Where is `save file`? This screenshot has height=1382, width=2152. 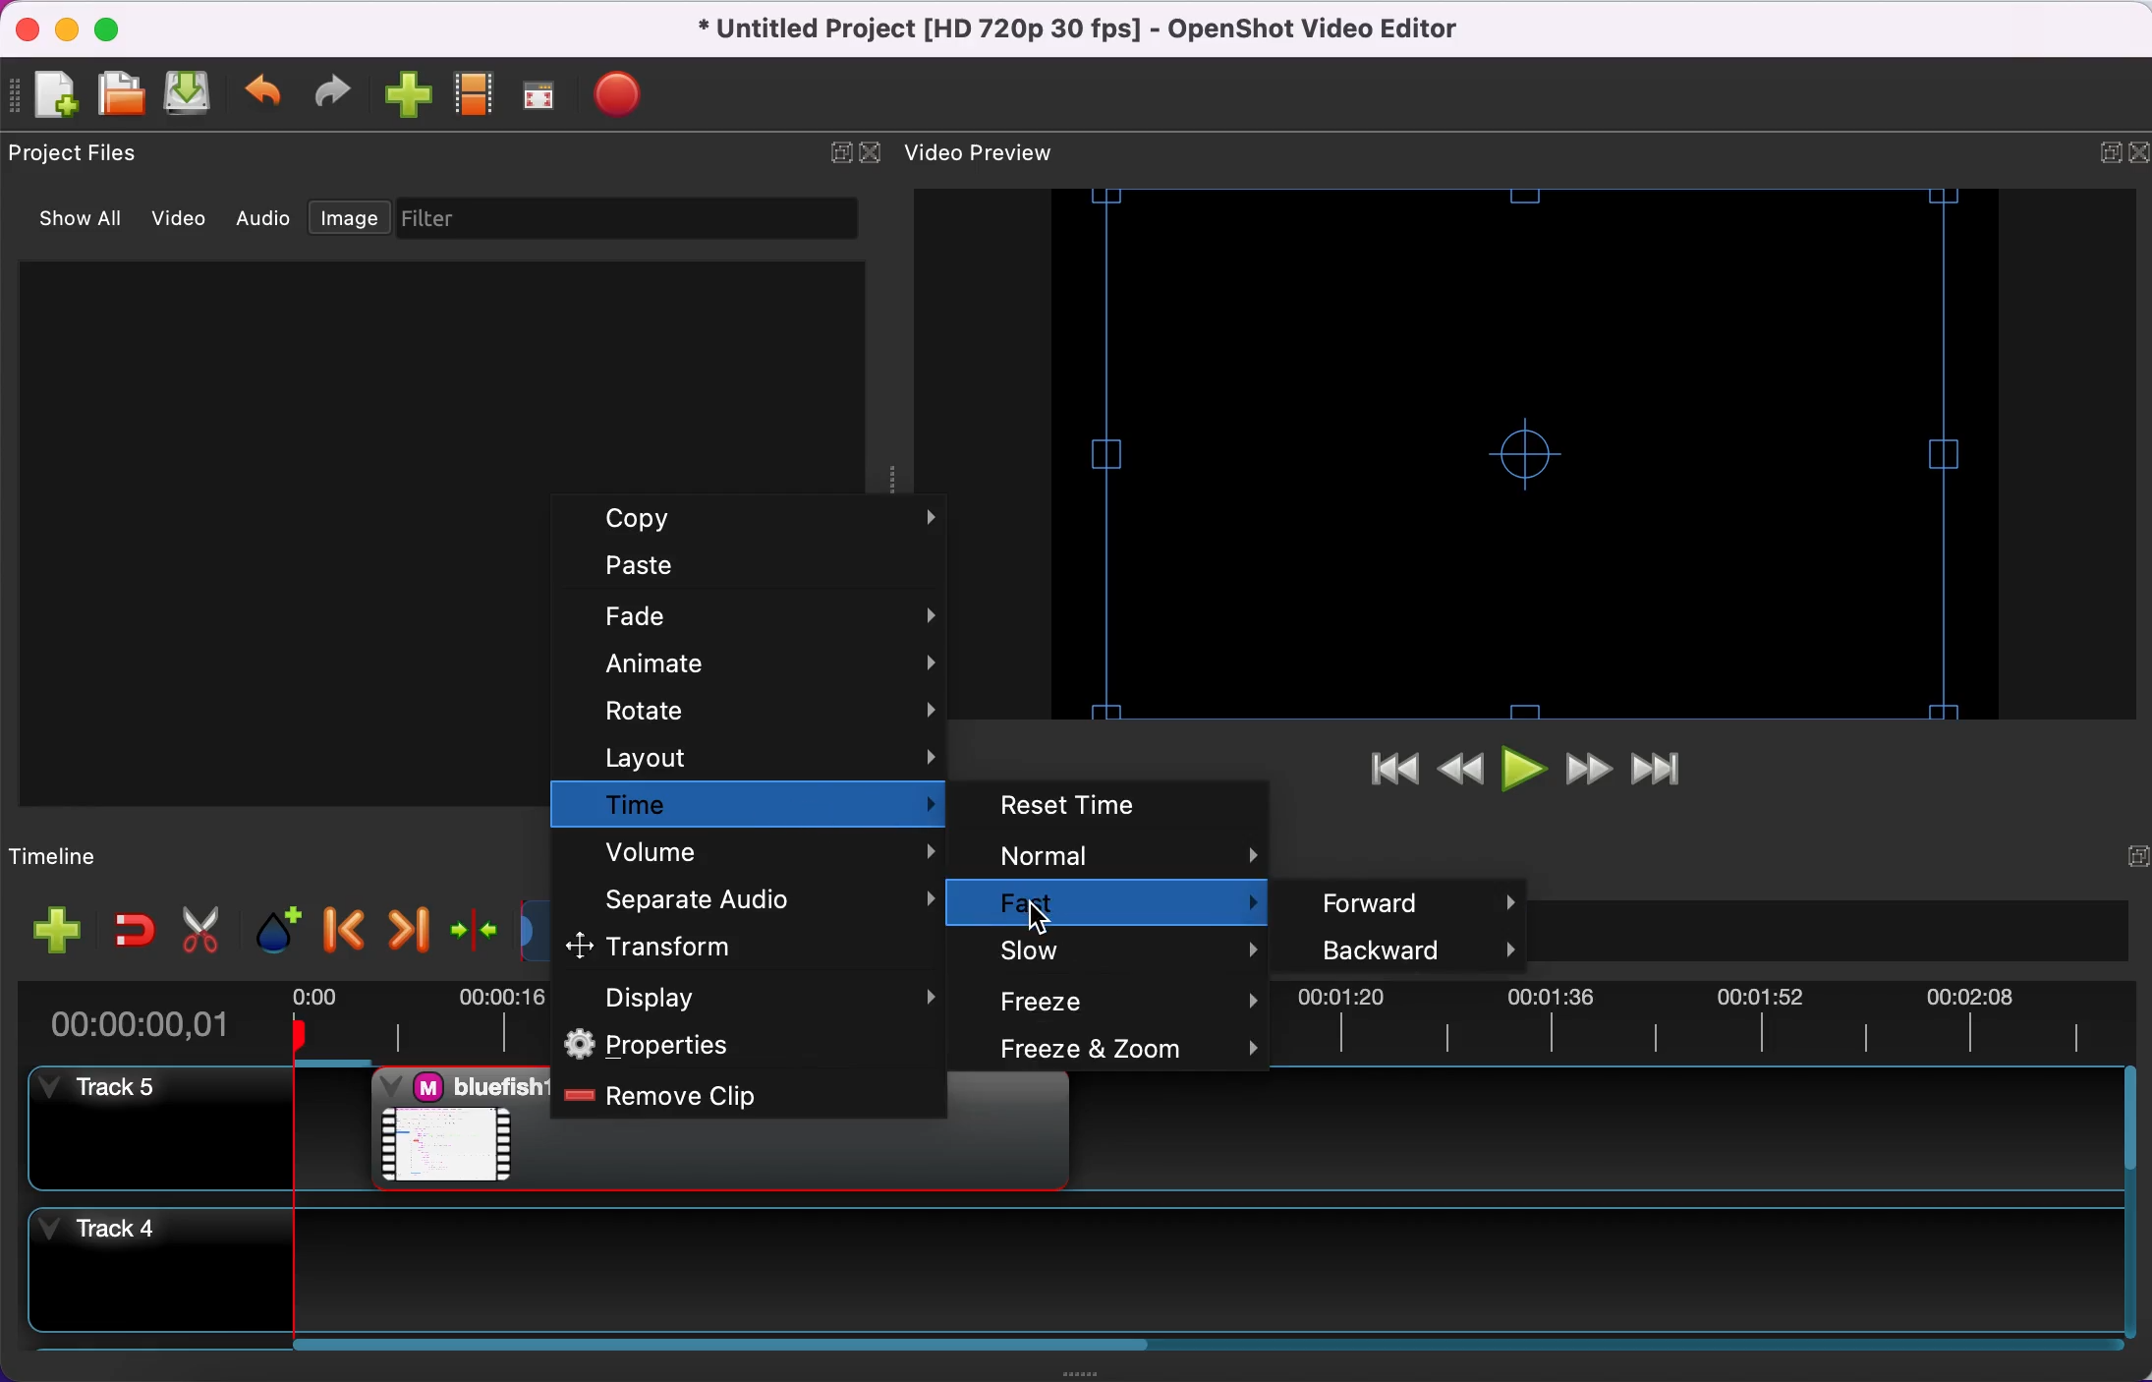 save file is located at coordinates (194, 95).